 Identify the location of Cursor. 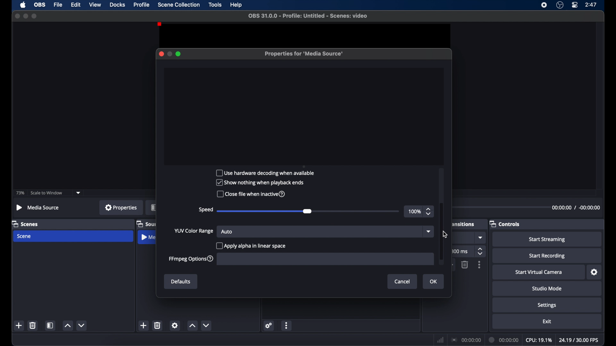
(446, 234).